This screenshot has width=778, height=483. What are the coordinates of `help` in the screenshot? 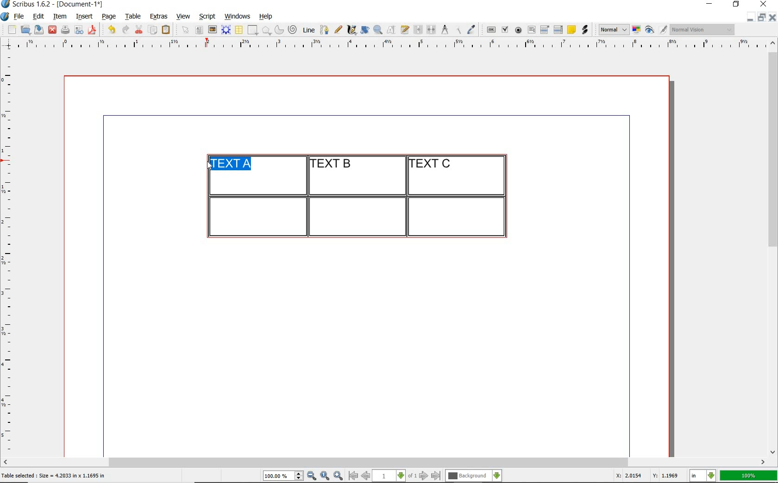 It's located at (265, 17).